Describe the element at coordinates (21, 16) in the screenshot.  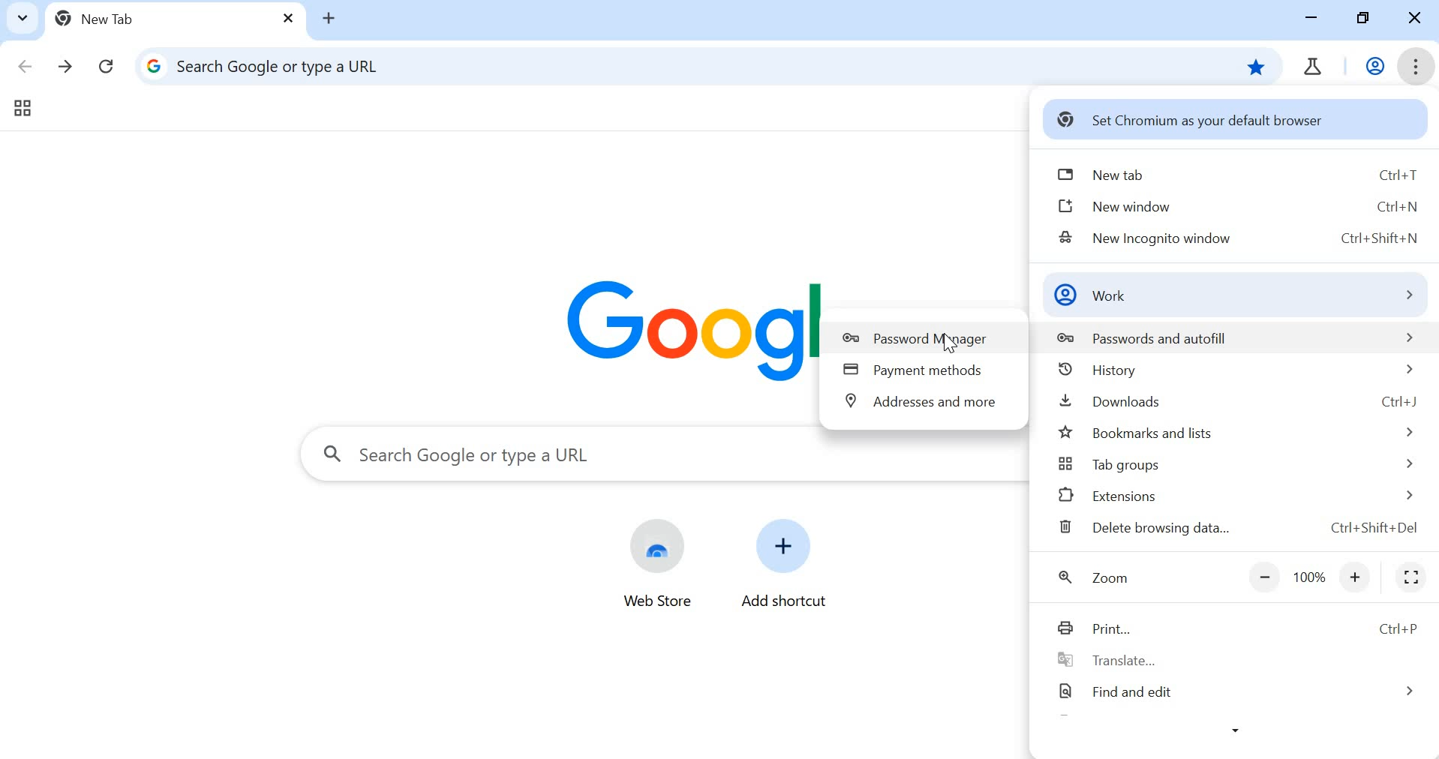
I see `search tabs` at that location.